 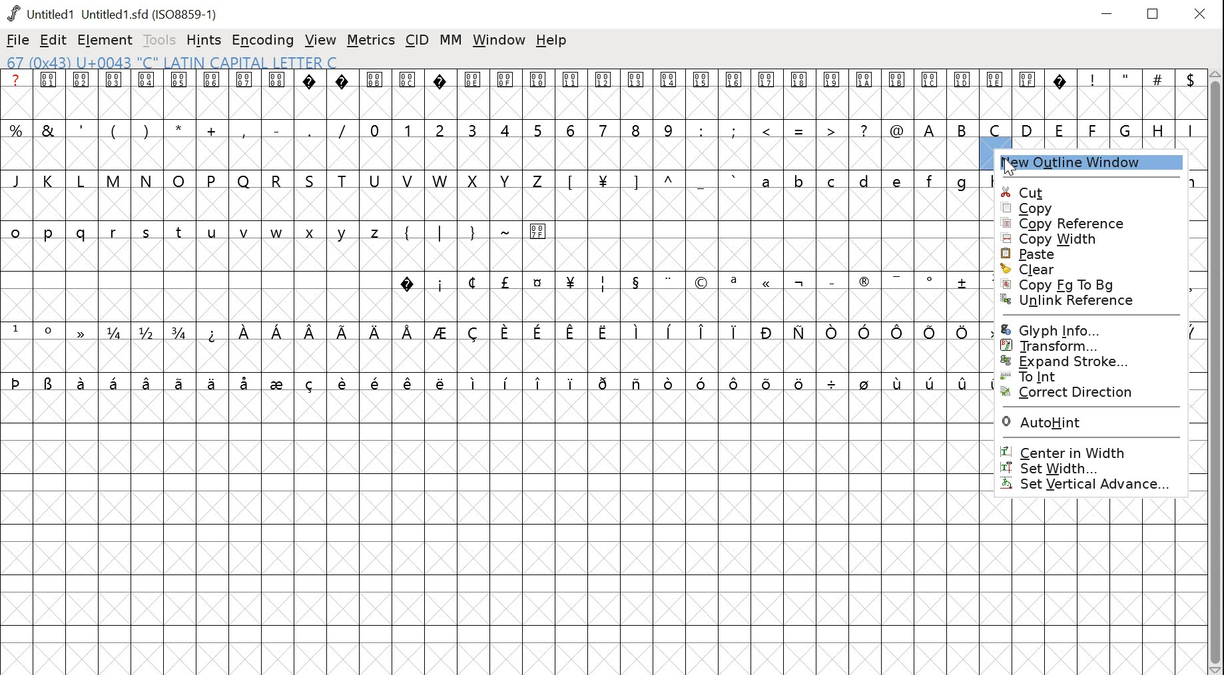 What do you see at coordinates (370, 40) in the screenshot?
I see `metrics` at bounding box center [370, 40].